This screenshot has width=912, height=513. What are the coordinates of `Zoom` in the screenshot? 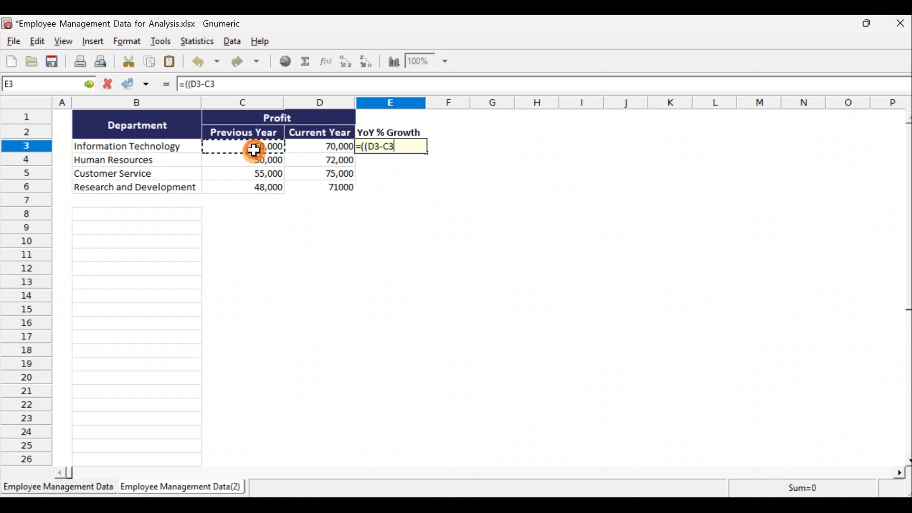 It's located at (426, 62).